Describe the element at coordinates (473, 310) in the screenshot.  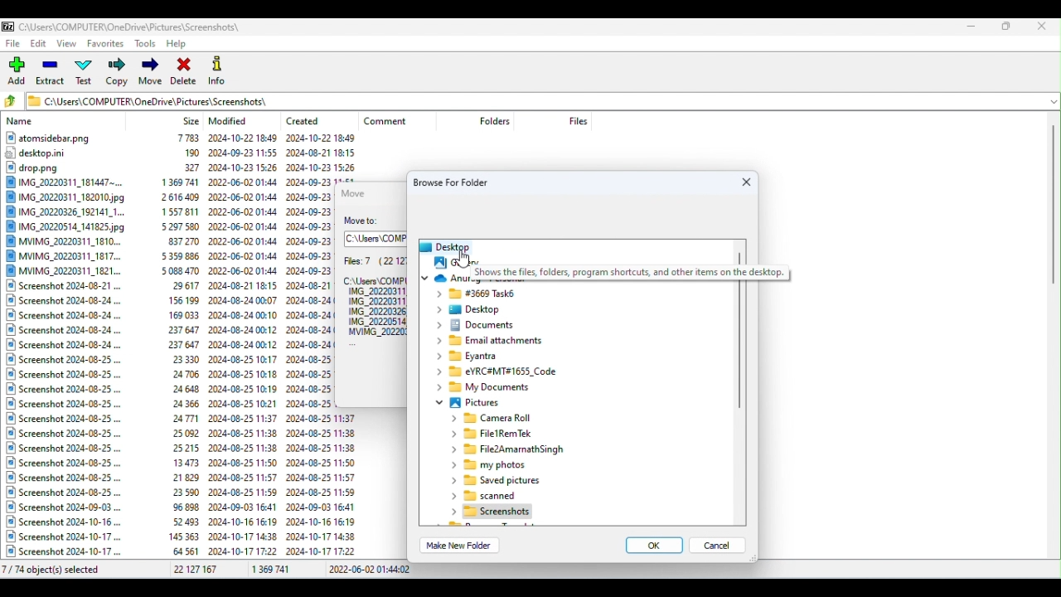
I see `Dekstop` at that location.